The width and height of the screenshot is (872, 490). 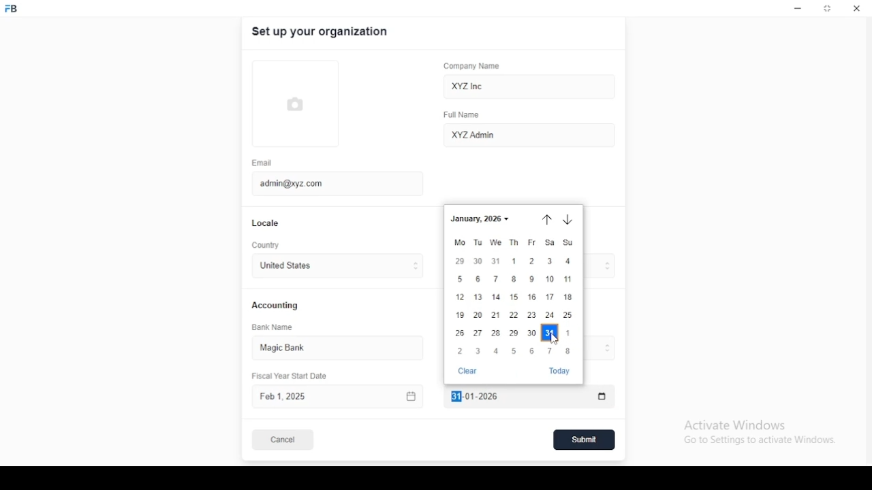 What do you see at coordinates (567, 279) in the screenshot?
I see `11` at bounding box center [567, 279].